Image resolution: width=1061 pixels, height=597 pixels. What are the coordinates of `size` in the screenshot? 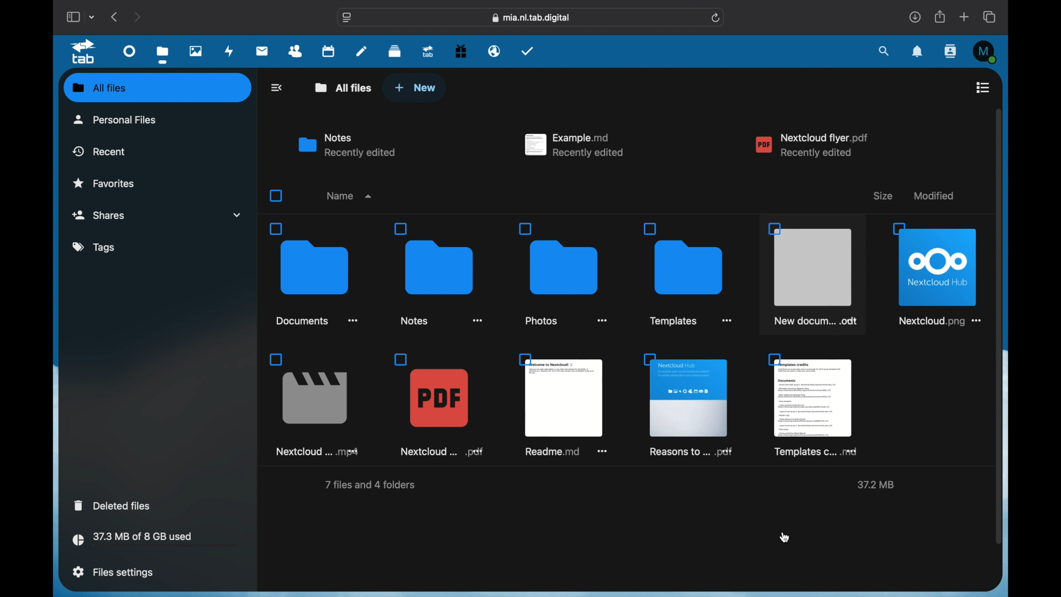 It's located at (886, 193).